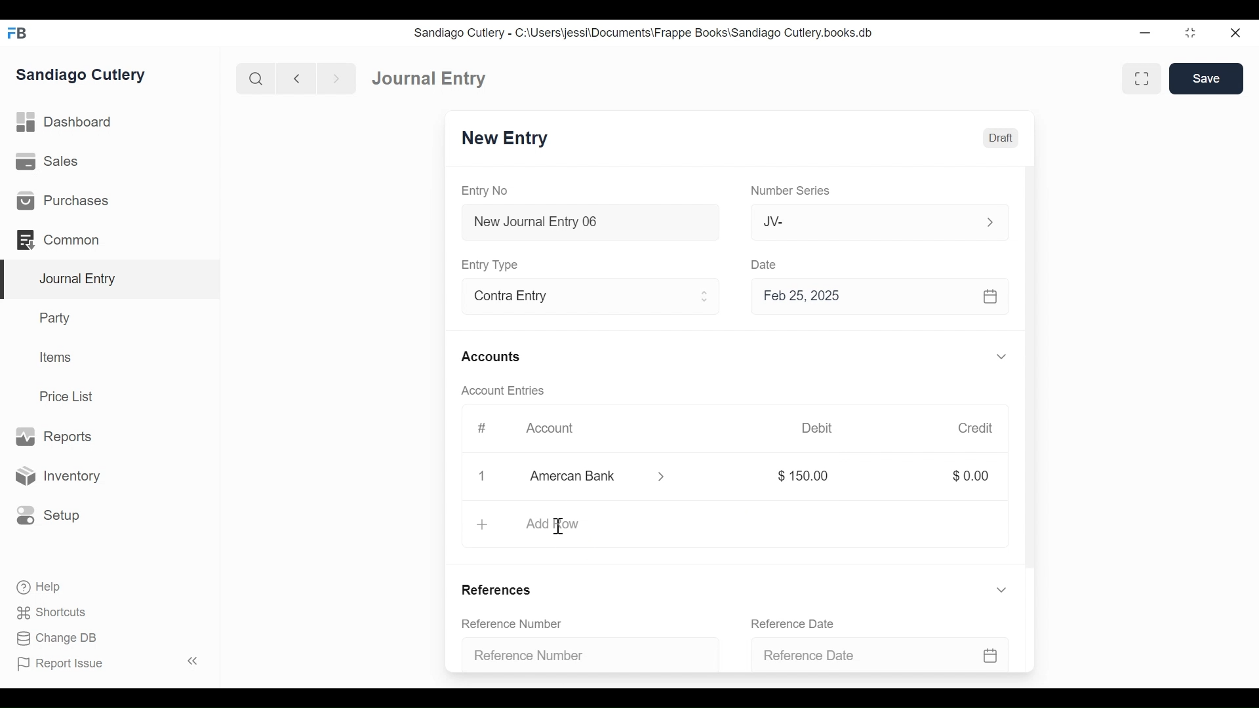 The image size is (1259, 708). Describe the element at coordinates (337, 79) in the screenshot. I see `Navigate Forward` at that location.